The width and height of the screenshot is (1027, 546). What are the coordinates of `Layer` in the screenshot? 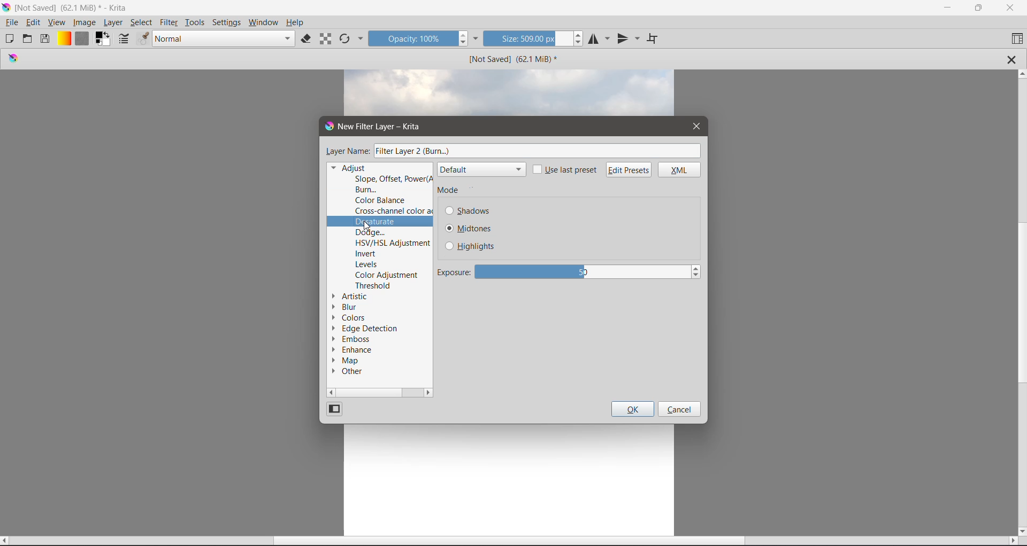 It's located at (114, 22).